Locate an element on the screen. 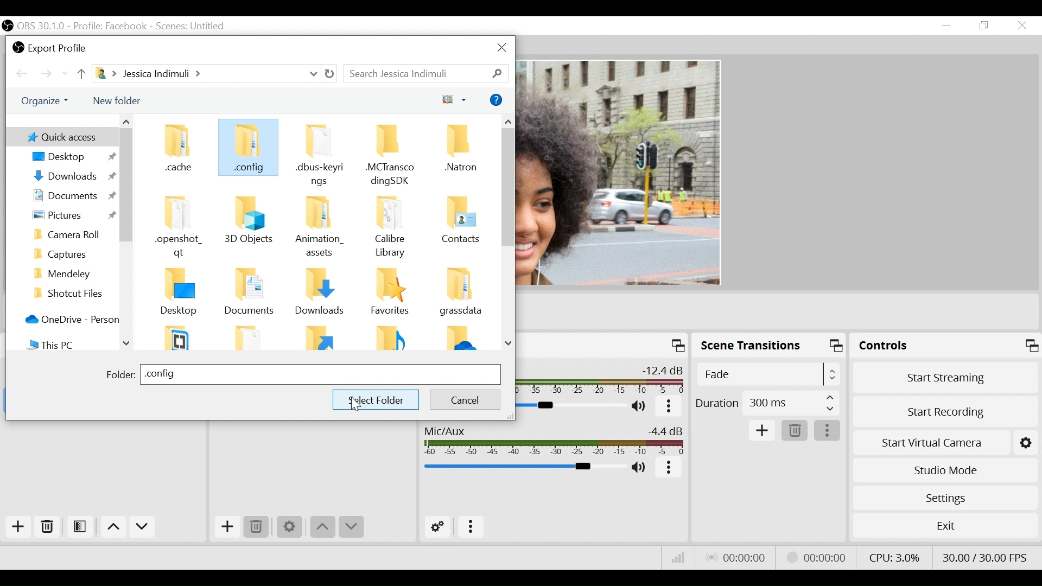  Folder is located at coordinates (247, 149).